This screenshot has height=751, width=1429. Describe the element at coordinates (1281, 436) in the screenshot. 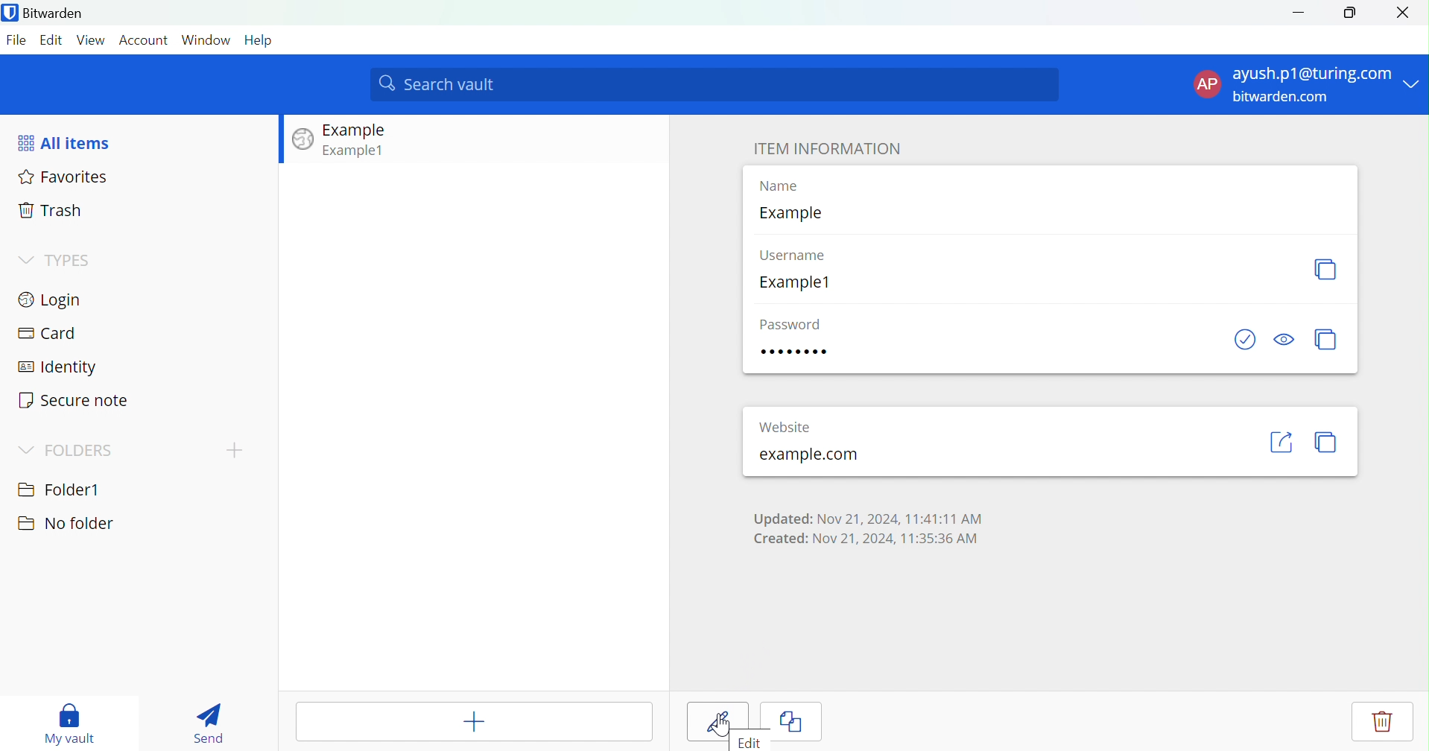

I see `«` at that location.